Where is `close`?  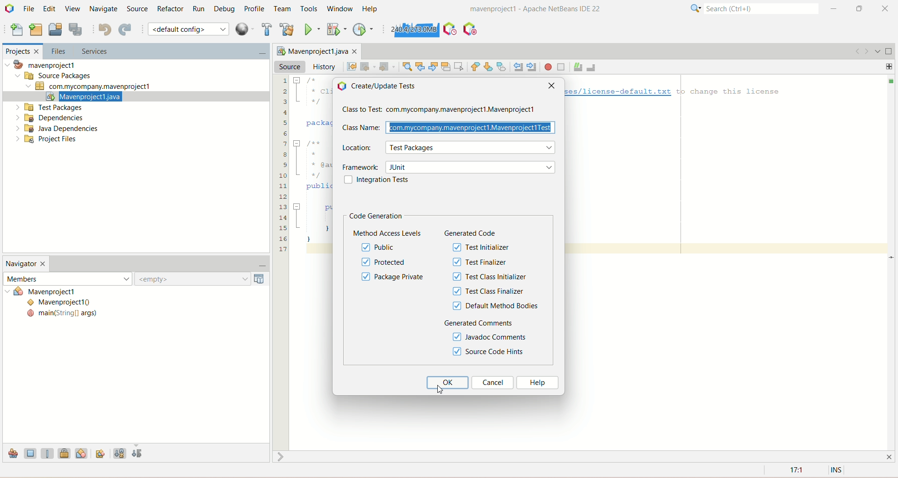
close is located at coordinates (887, 8).